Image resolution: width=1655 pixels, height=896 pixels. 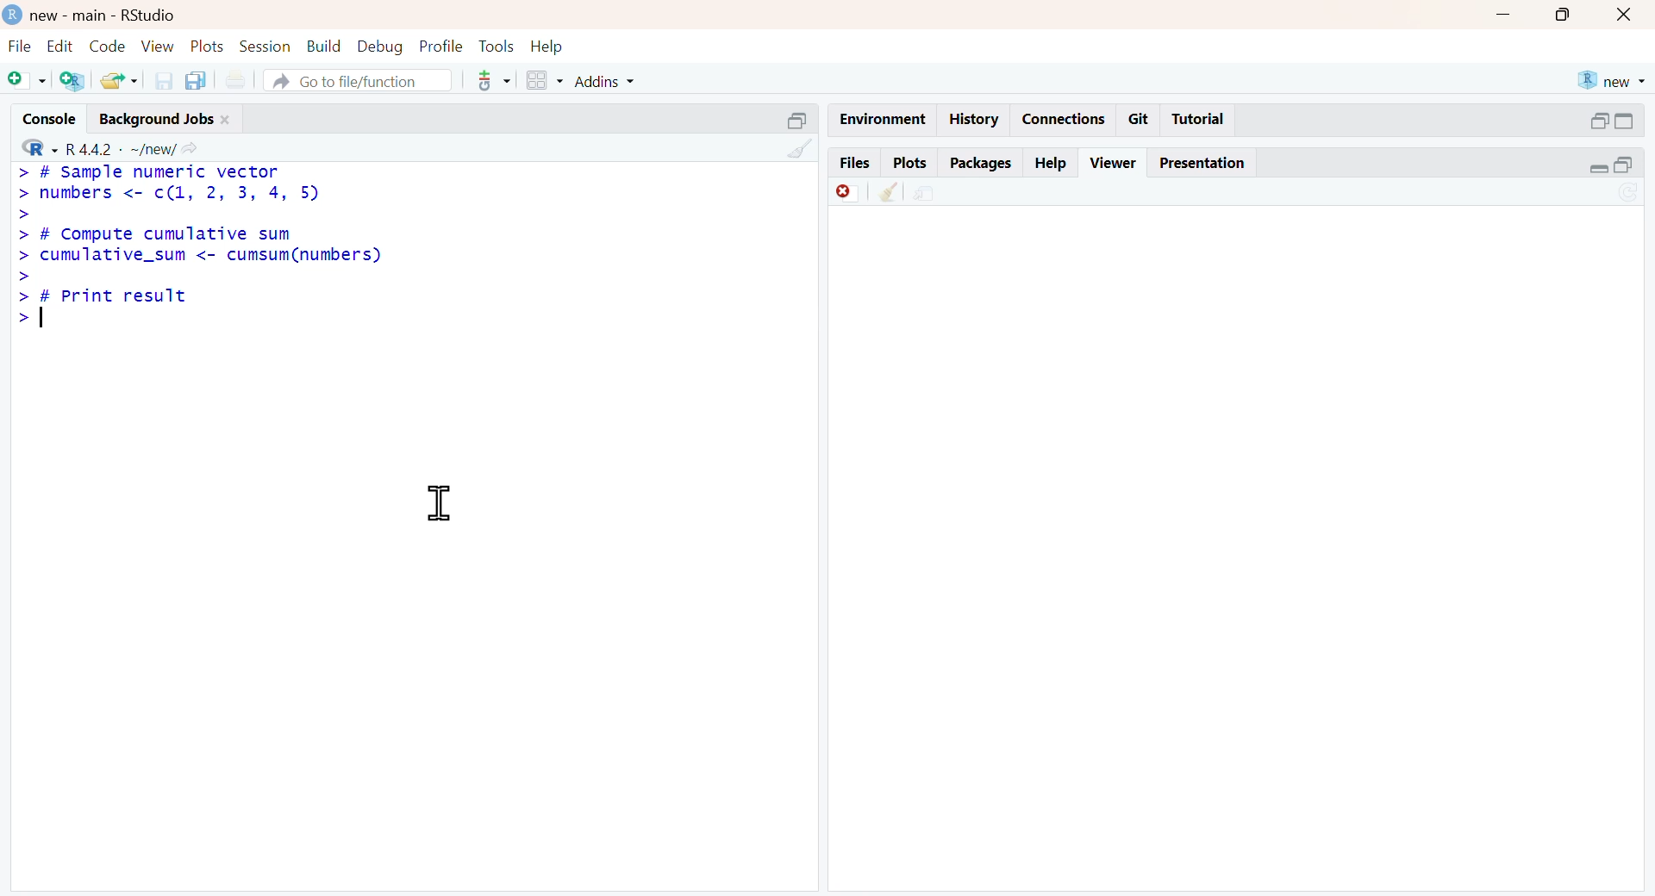 I want to click on environment, so click(x=925, y=196).